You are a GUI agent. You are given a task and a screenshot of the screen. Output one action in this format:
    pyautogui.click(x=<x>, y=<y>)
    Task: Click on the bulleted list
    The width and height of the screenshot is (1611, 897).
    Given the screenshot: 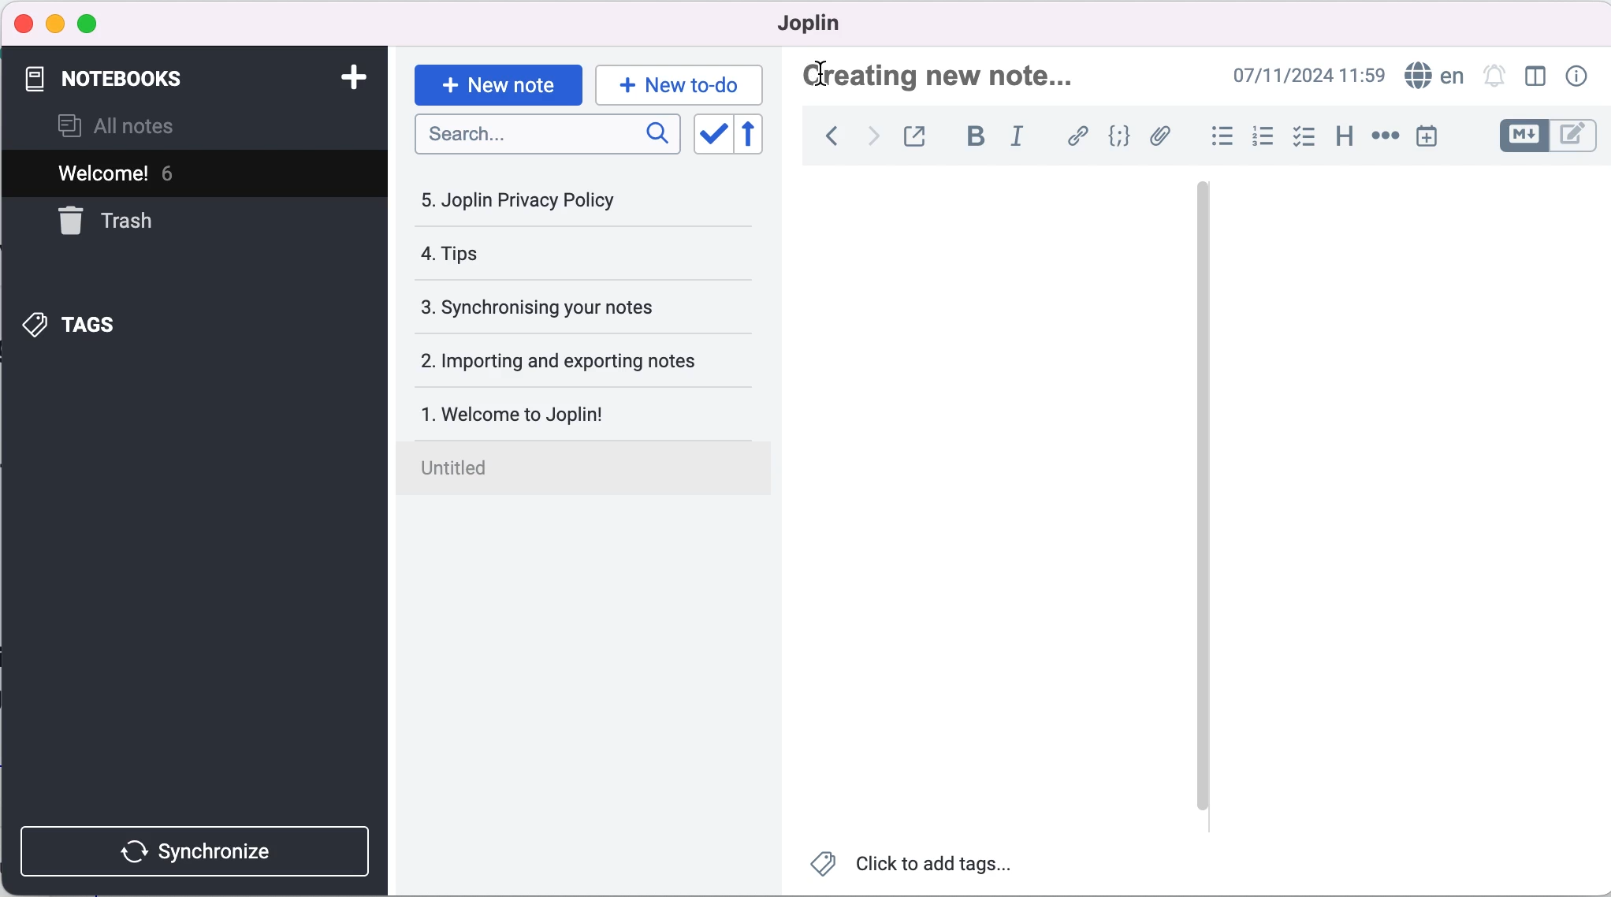 What is the action you would take?
    pyautogui.click(x=1219, y=135)
    